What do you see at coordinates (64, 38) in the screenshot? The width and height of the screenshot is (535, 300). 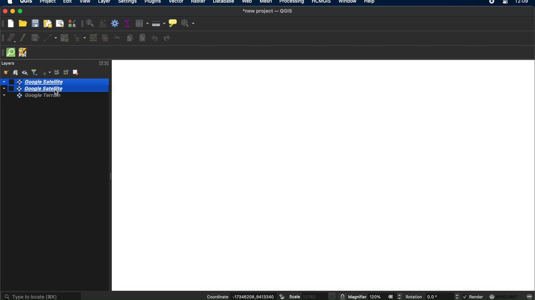 I see `add record` at bounding box center [64, 38].